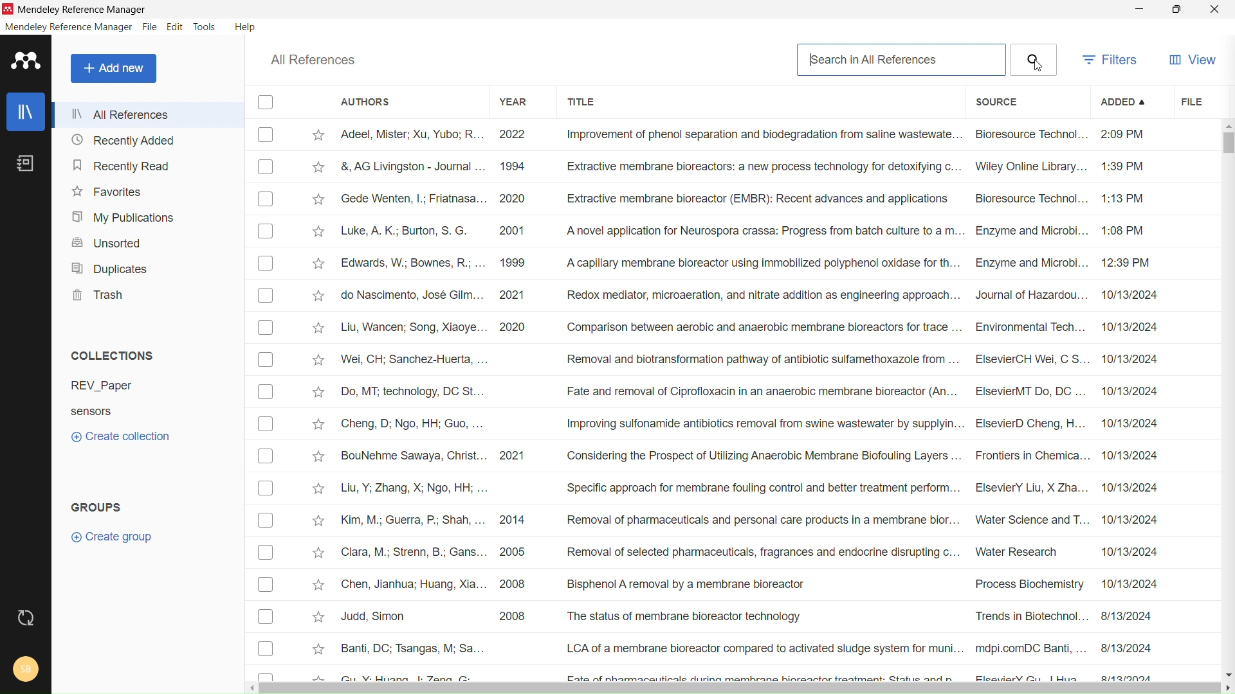 The width and height of the screenshot is (1235, 694). Describe the element at coordinates (264, 325) in the screenshot. I see `Checkbox` at that location.